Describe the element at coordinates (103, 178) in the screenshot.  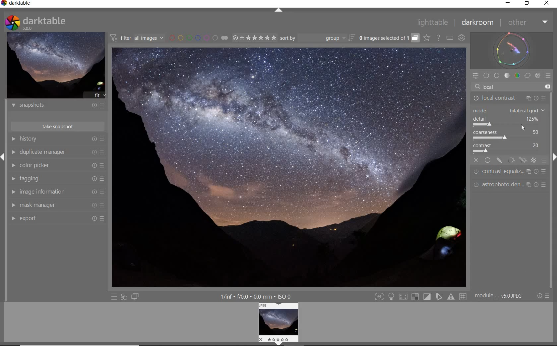
I see `Presets and preferences` at that location.